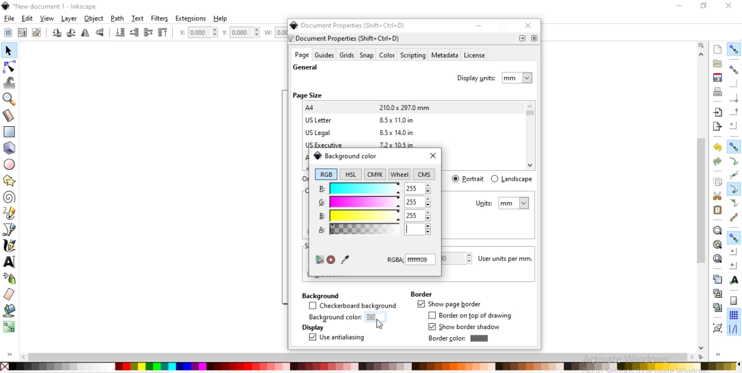 Image resolution: width=742 pixels, height=373 pixels. What do you see at coordinates (9, 19) in the screenshot?
I see `file` at bounding box center [9, 19].